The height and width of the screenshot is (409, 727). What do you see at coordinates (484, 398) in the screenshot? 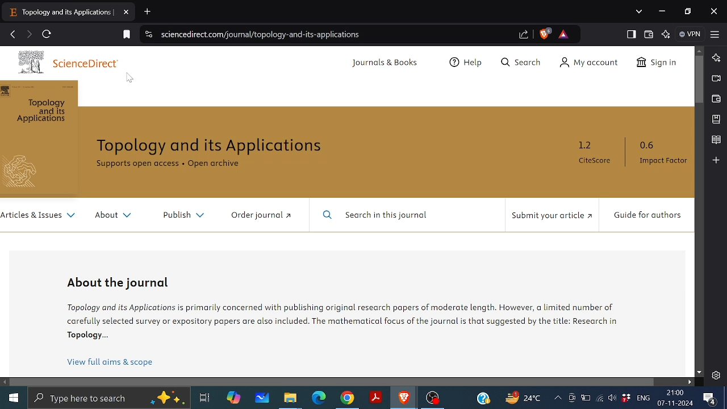
I see `Help` at bounding box center [484, 398].